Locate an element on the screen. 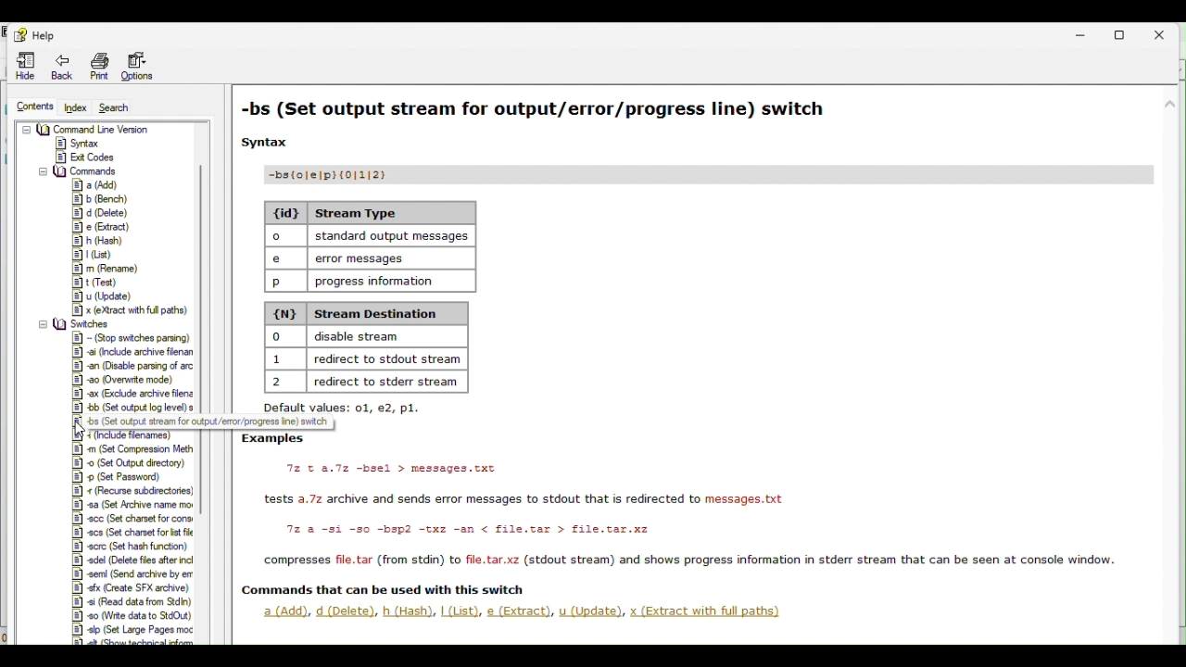 The height and width of the screenshot is (667, 1186).  is located at coordinates (385, 589).